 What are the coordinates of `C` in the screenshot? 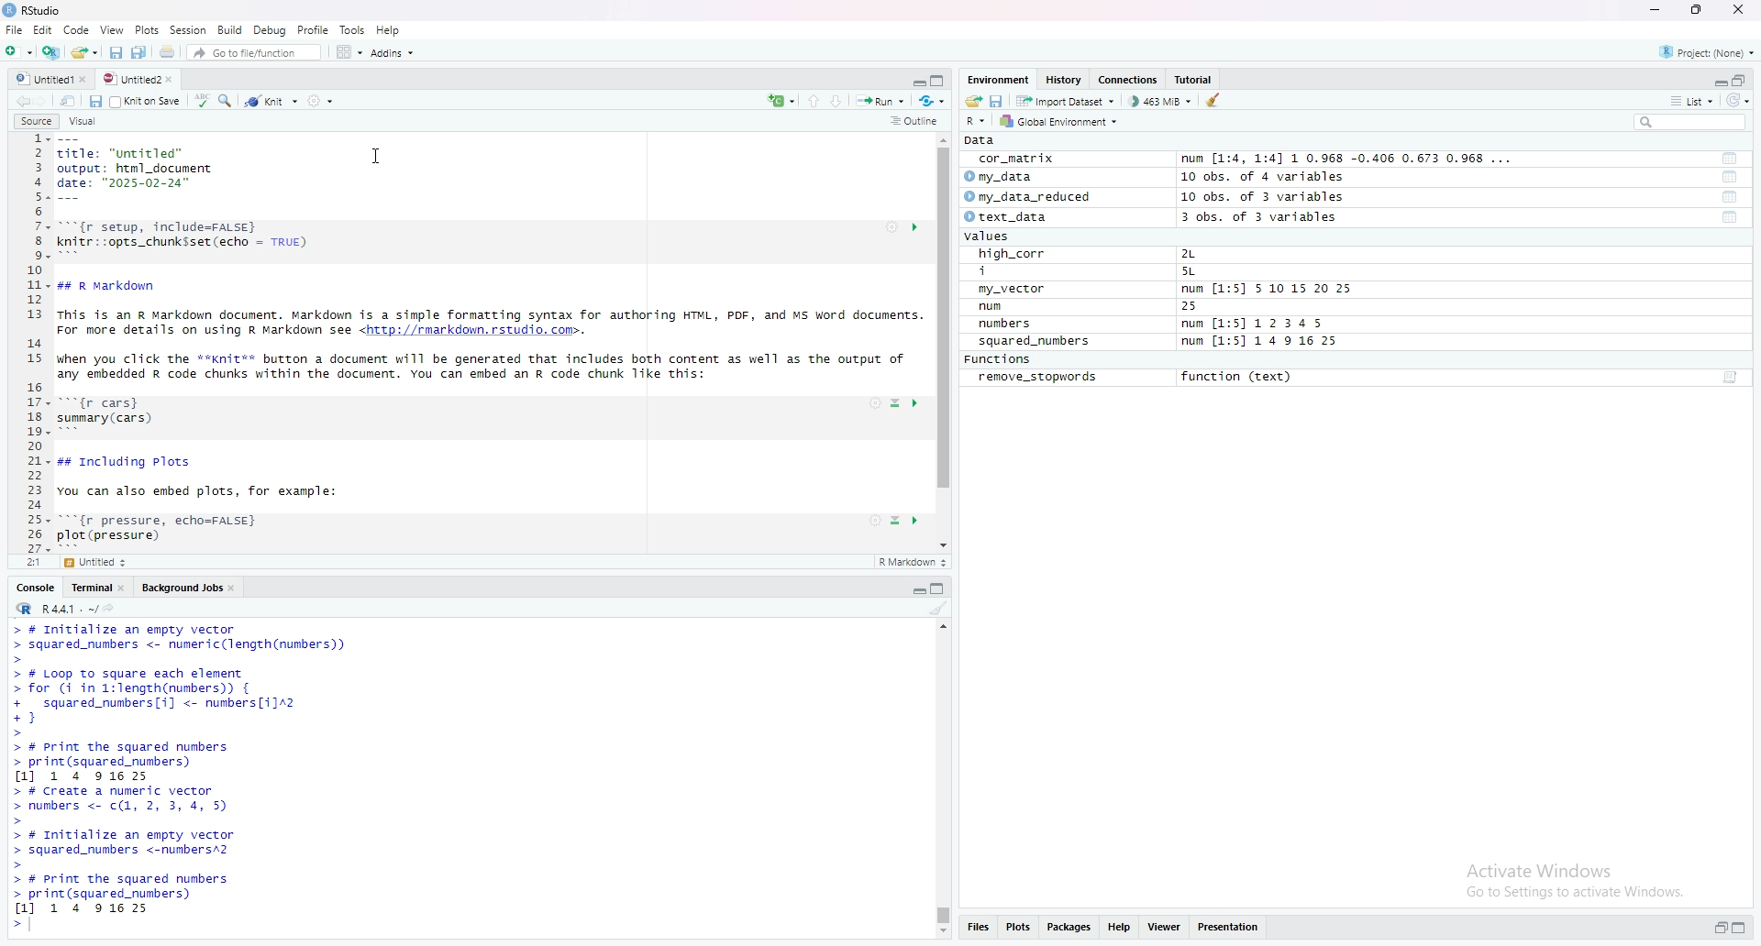 It's located at (781, 103).